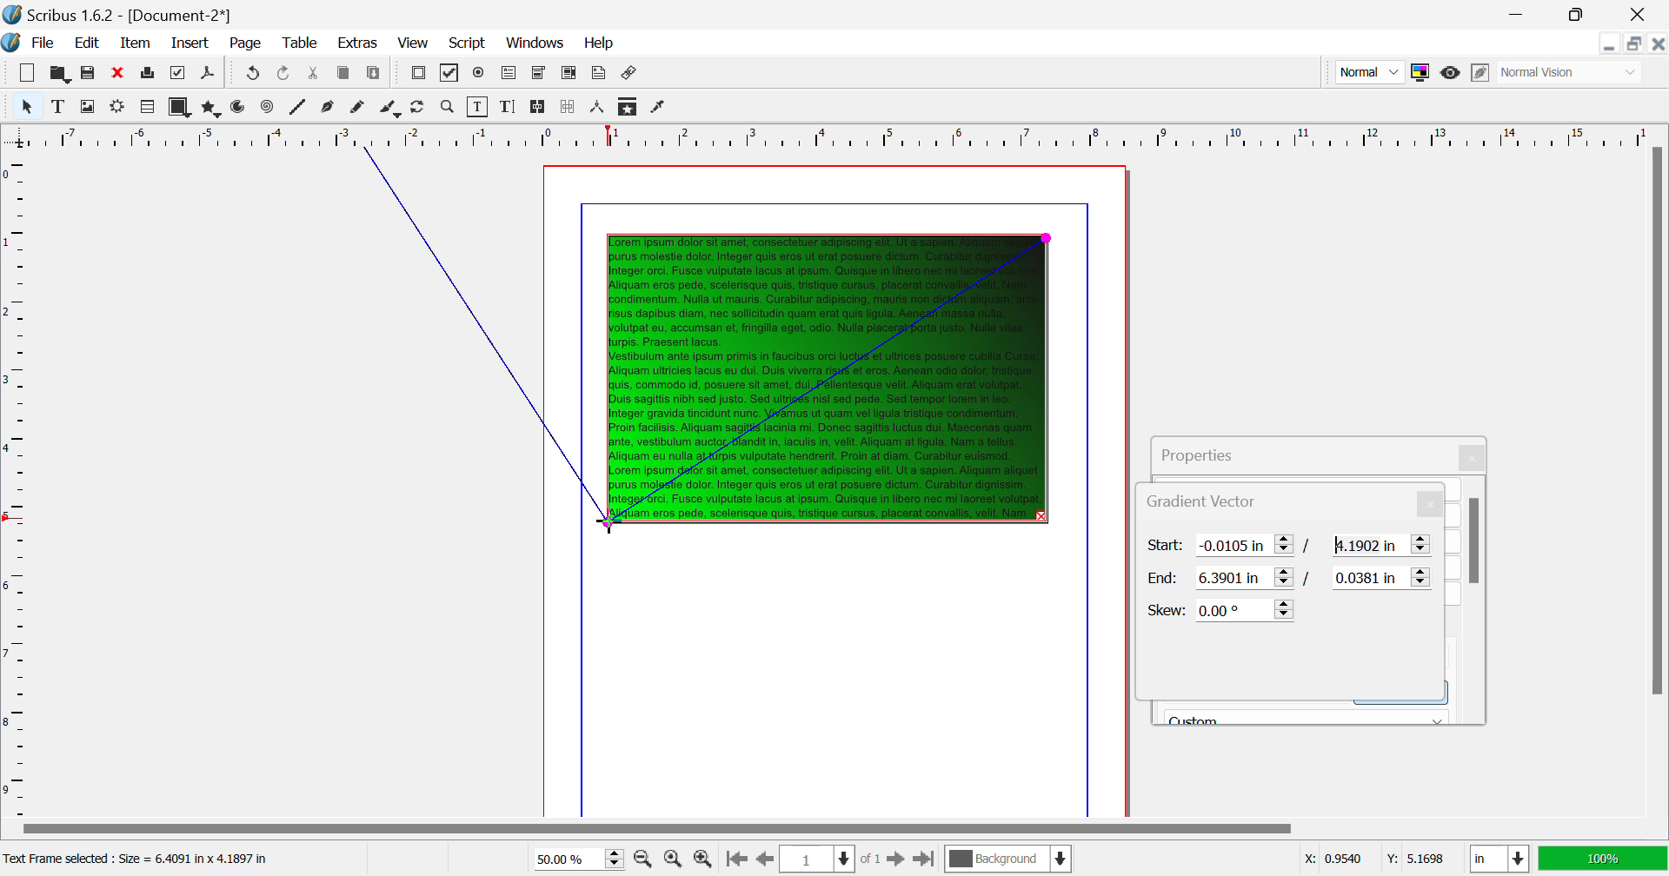 The image size is (1669, 876). What do you see at coordinates (118, 73) in the screenshot?
I see `Discard` at bounding box center [118, 73].